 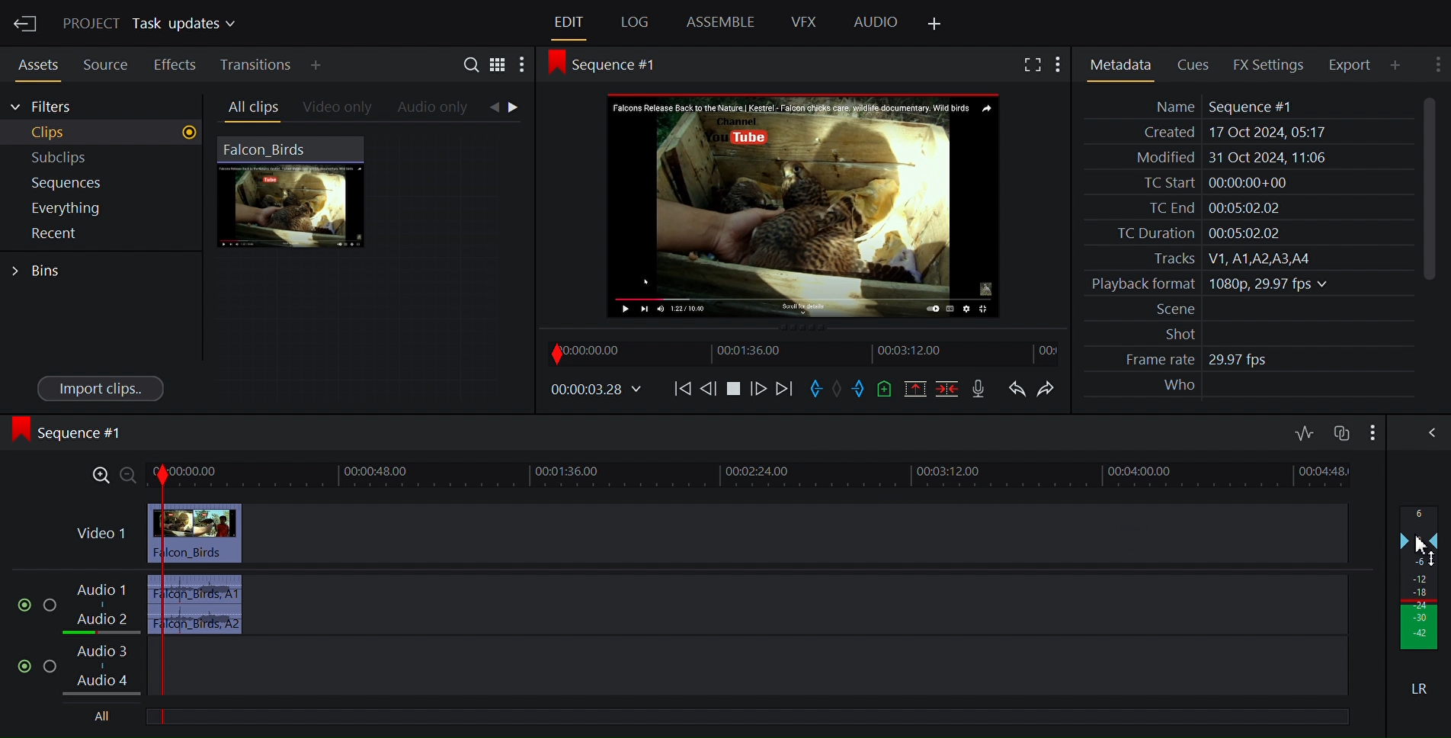 I want to click on Bins, so click(x=44, y=269).